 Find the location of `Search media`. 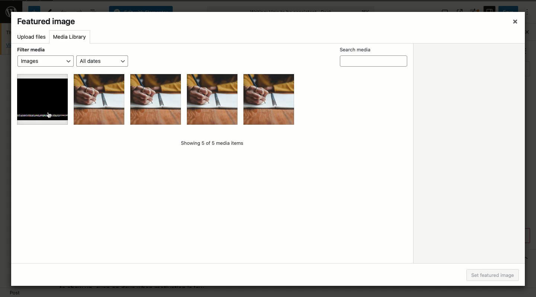

Search media is located at coordinates (371, 57).